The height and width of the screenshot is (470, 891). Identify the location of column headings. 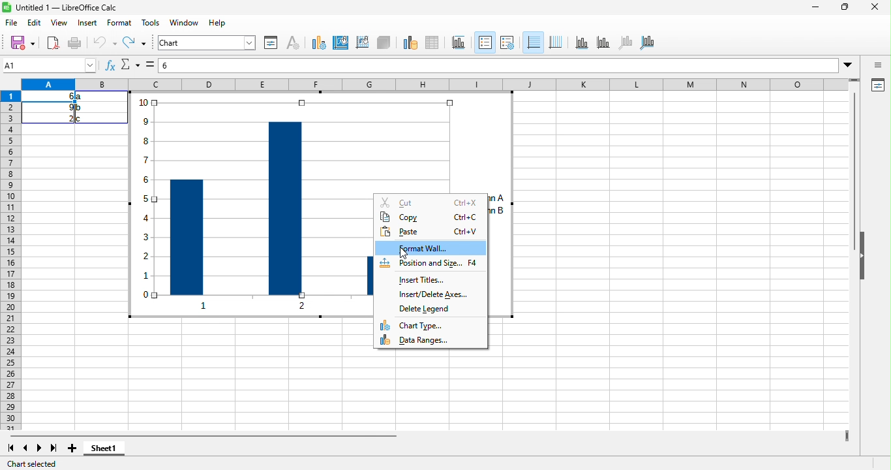
(440, 84).